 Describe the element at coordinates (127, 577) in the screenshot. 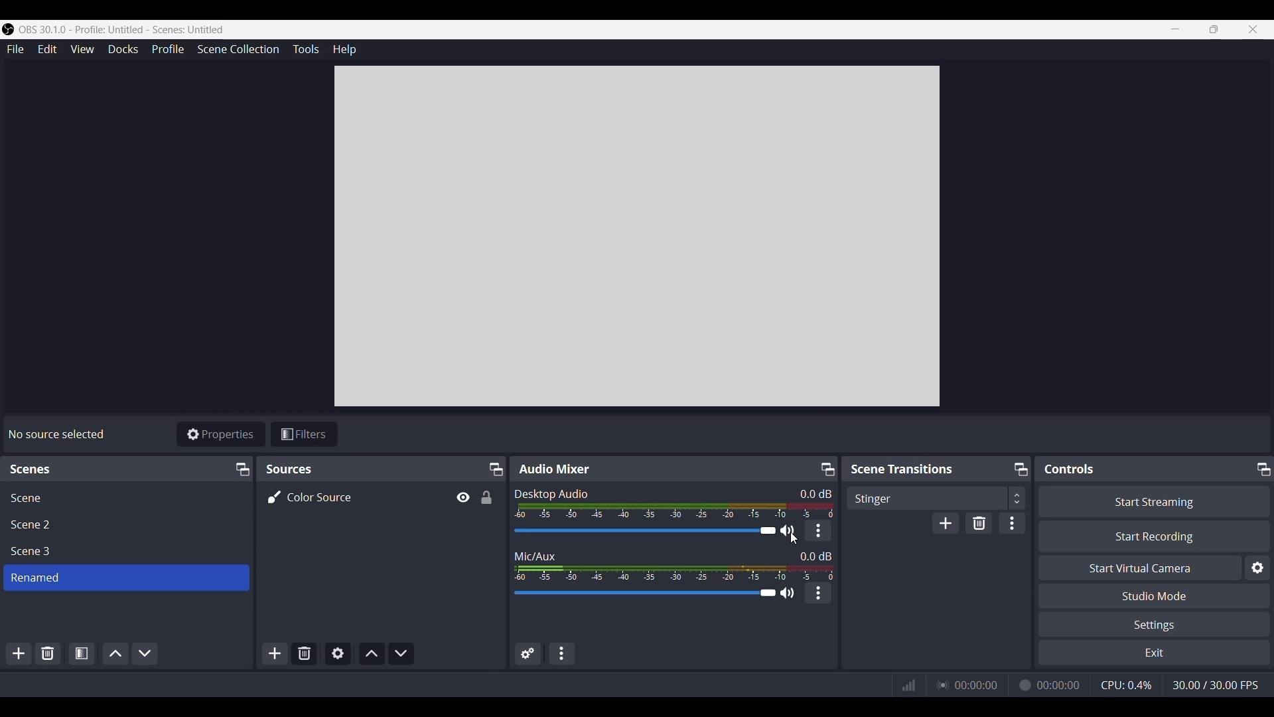

I see `Current scene` at that location.